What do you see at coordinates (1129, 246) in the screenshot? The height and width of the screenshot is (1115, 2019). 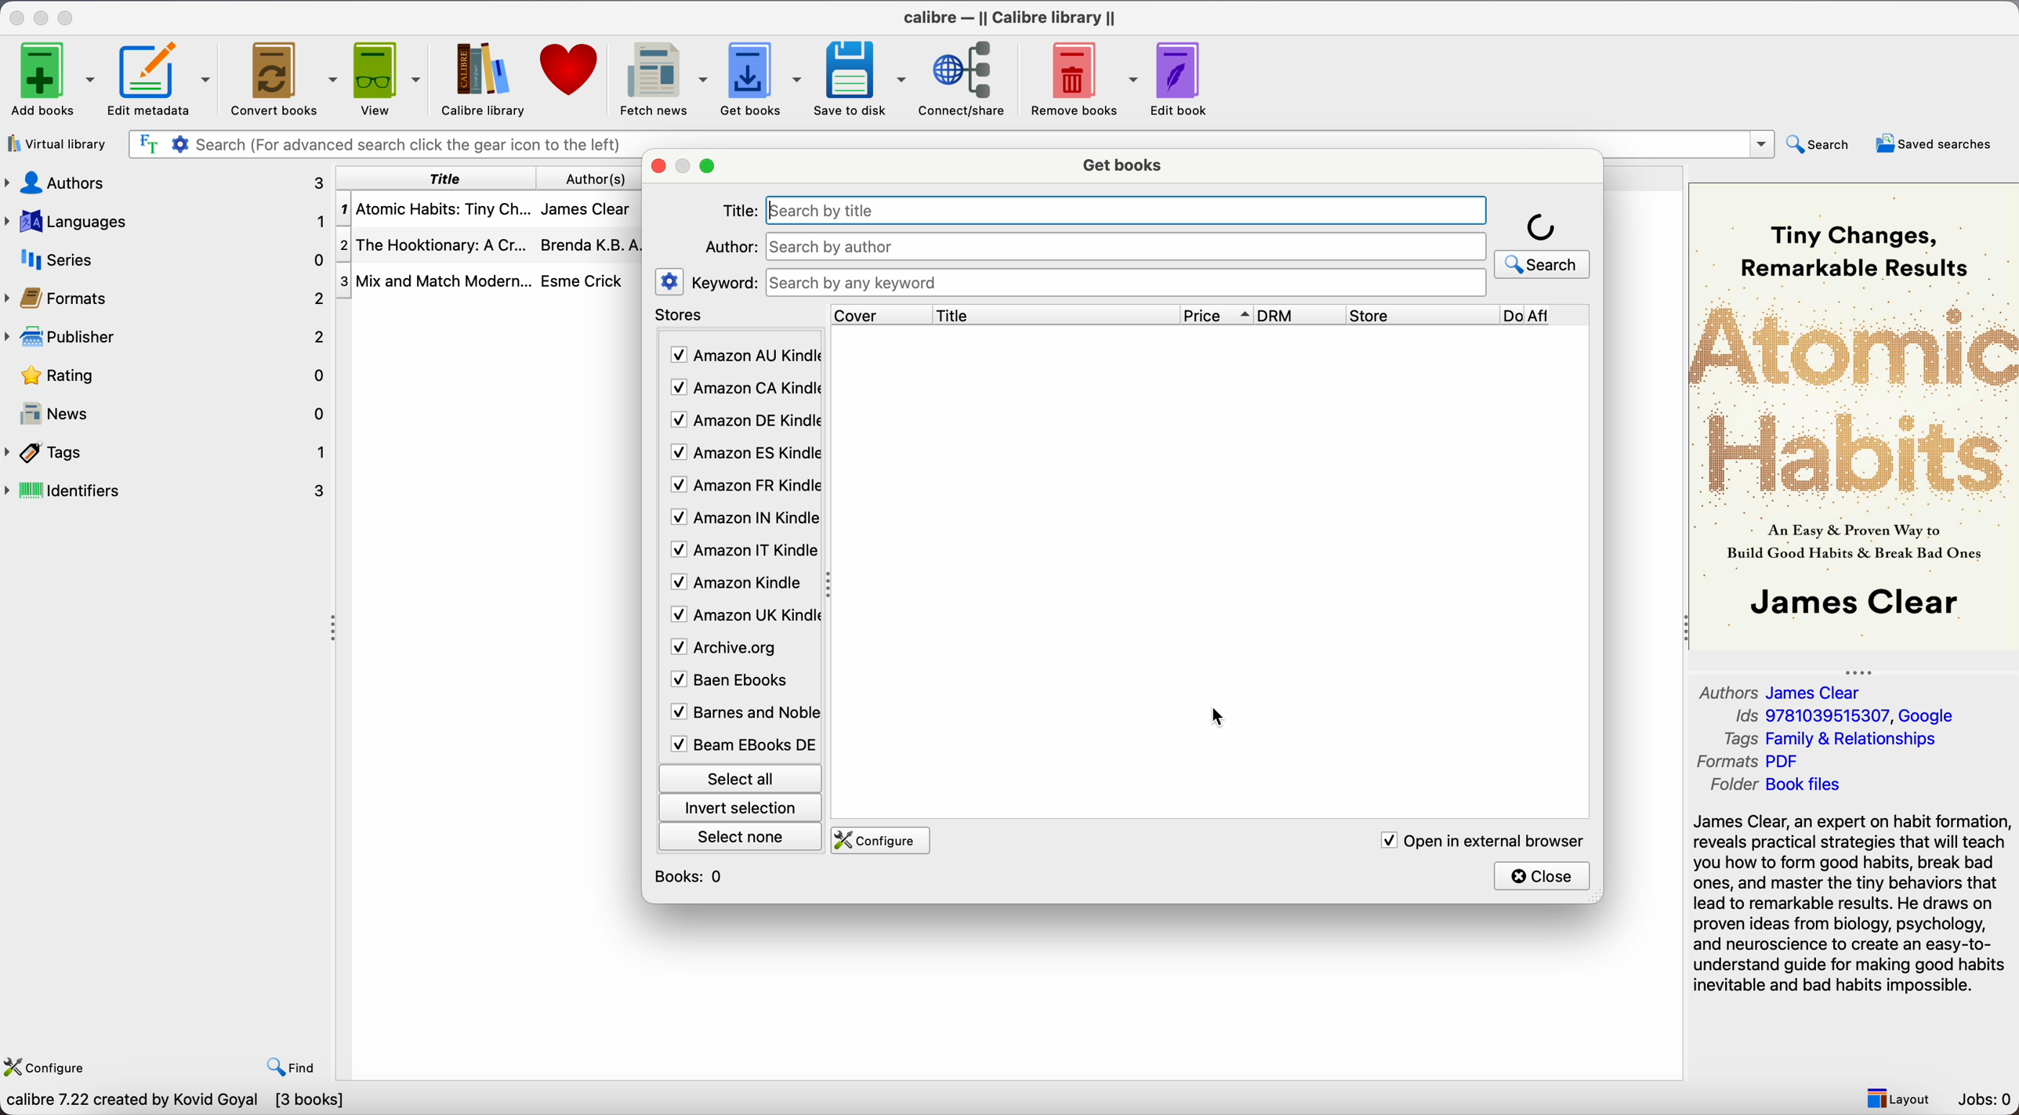 I see `search bar` at bounding box center [1129, 246].